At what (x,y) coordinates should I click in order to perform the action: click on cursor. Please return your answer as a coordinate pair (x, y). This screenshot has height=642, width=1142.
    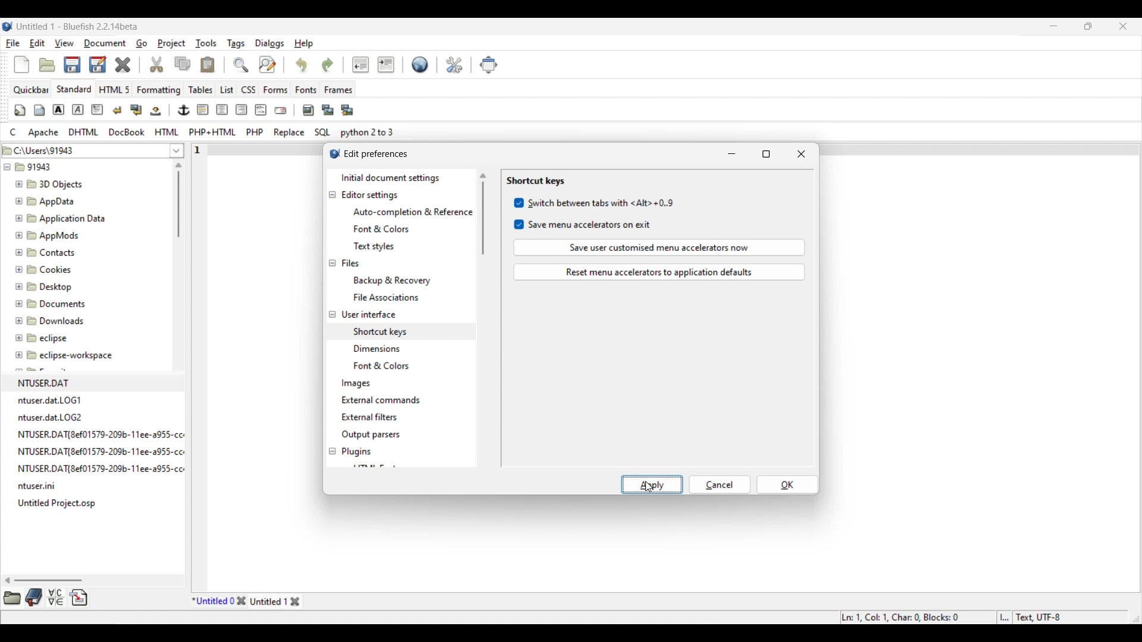
    Looking at the image, I should click on (651, 490).